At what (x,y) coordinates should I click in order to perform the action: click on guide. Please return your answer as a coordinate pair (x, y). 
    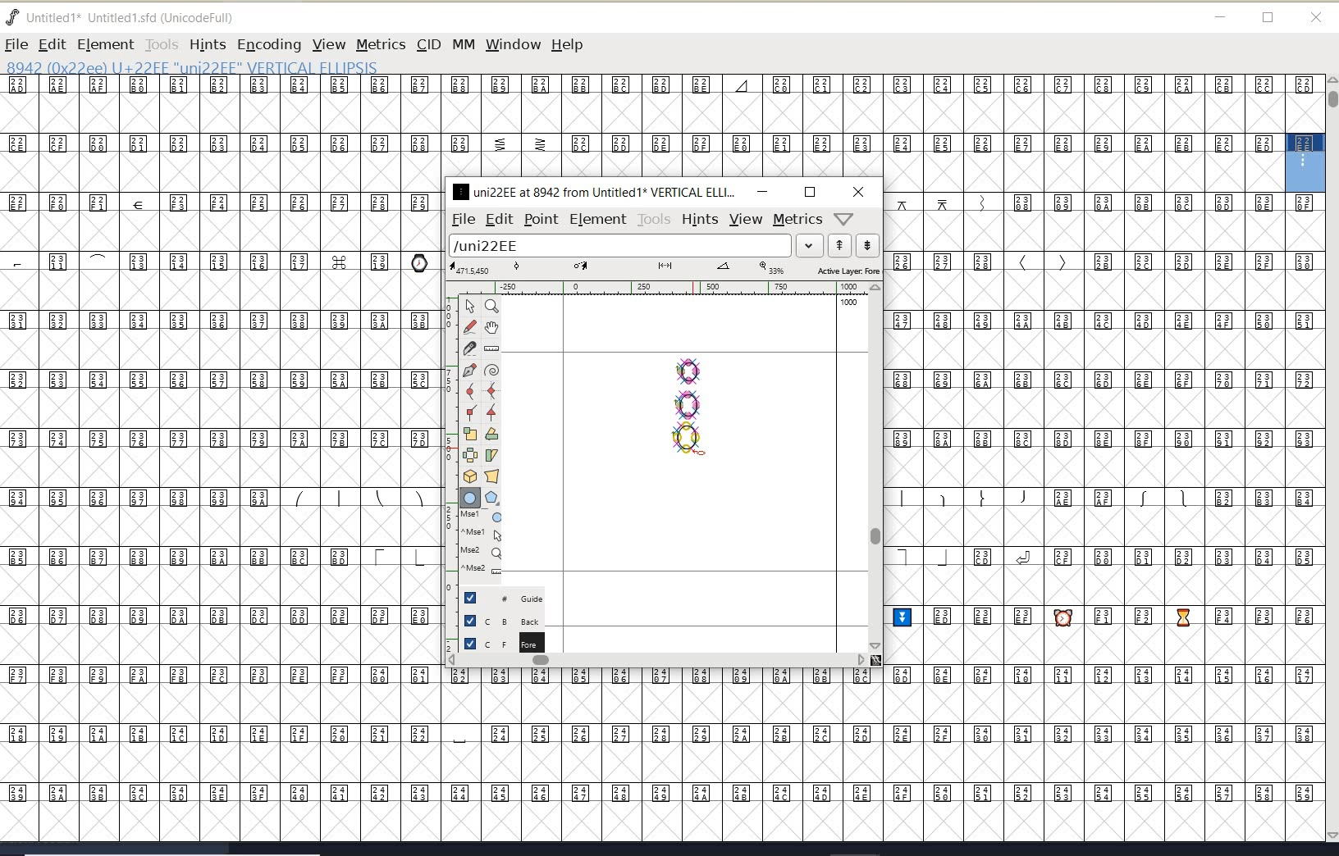
    Looking at the image, I should click on (510, 596).